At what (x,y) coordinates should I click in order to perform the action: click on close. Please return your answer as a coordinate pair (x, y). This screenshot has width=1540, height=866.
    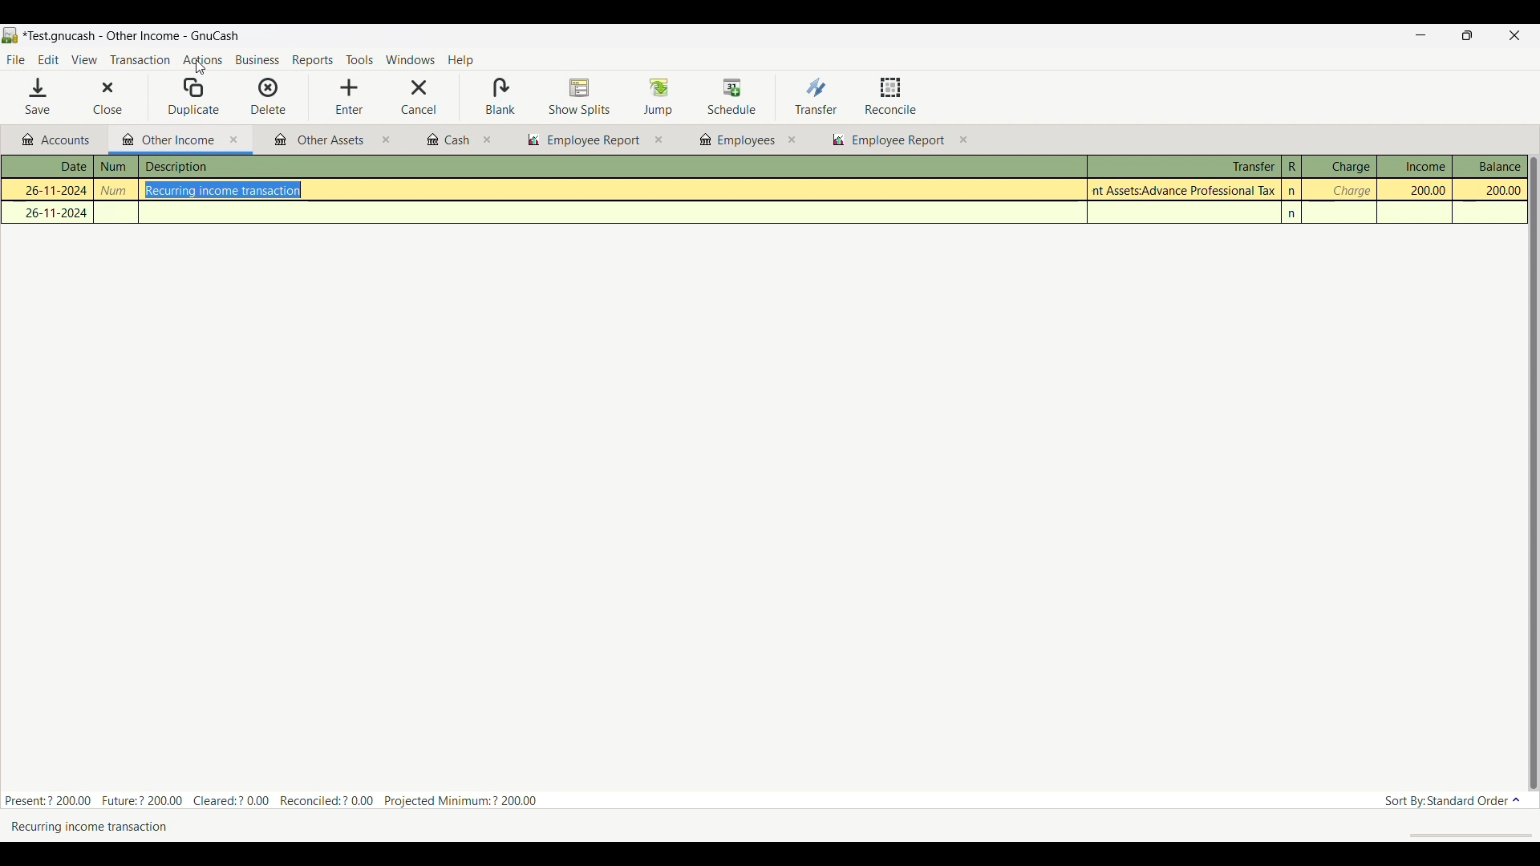
    Looking at the image, I should click on (386, 142).